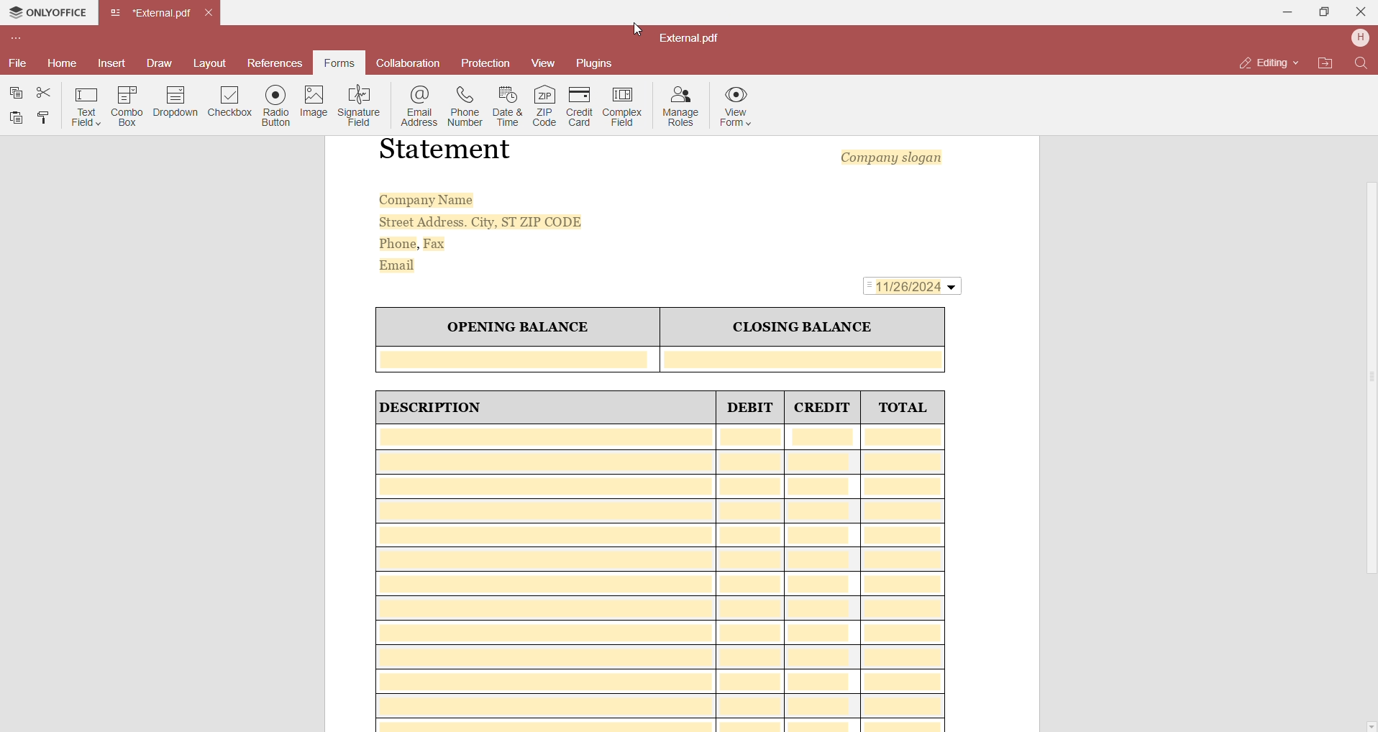  Describe the element at coordinates (18, 92) in the screenshot. I see `Copy` at that location.